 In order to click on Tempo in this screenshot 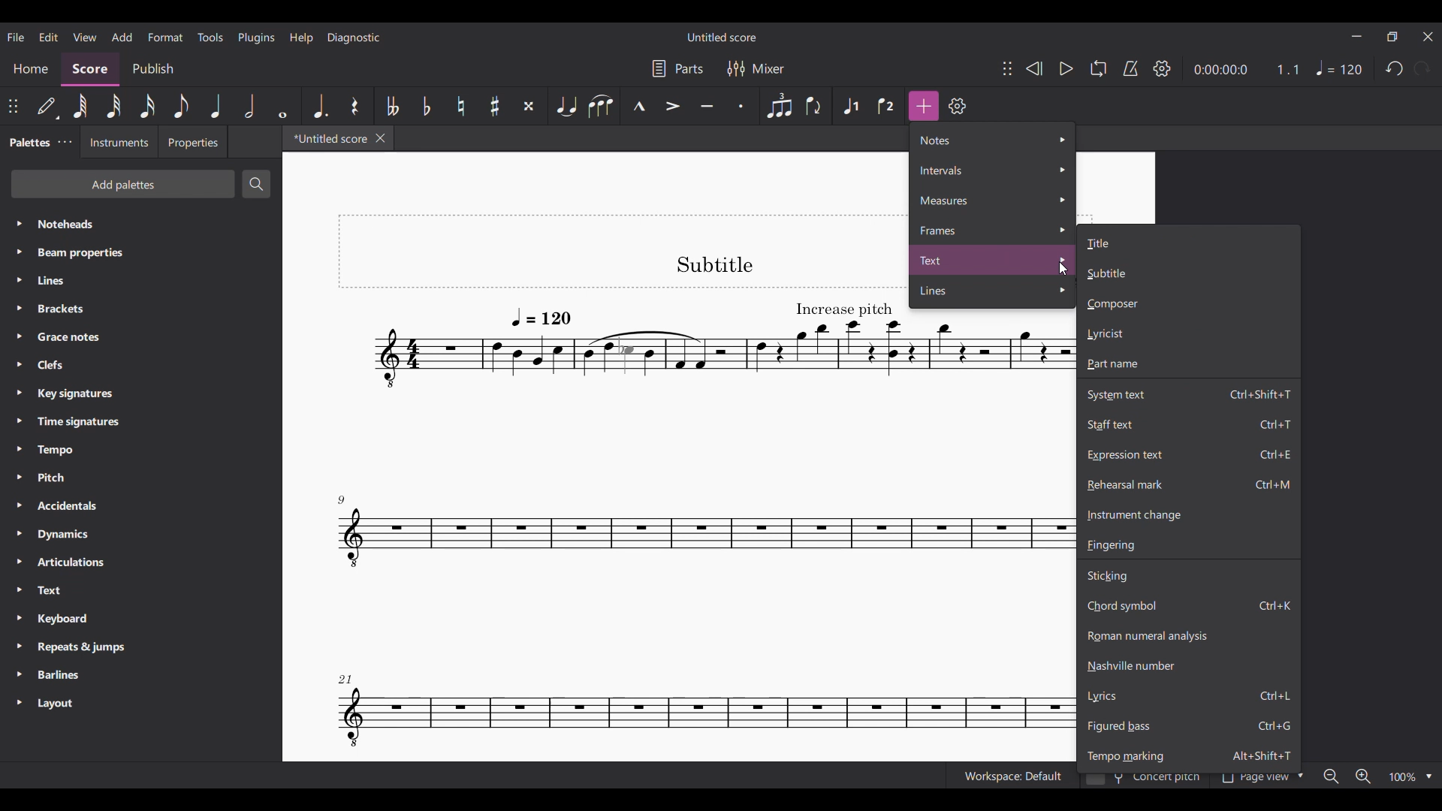, I will do `click(1340, 68)`.